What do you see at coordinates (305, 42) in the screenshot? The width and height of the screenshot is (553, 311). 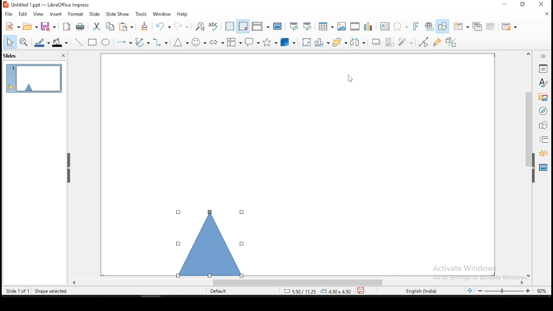 I see `crop tool` at bounding box center [305, 42].